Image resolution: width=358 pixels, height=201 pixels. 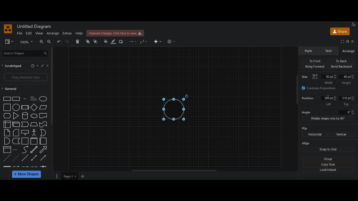 What do you see at coordinates (56, 177) in the screenshot?
I see `pages` at bounding box center [56, 177].